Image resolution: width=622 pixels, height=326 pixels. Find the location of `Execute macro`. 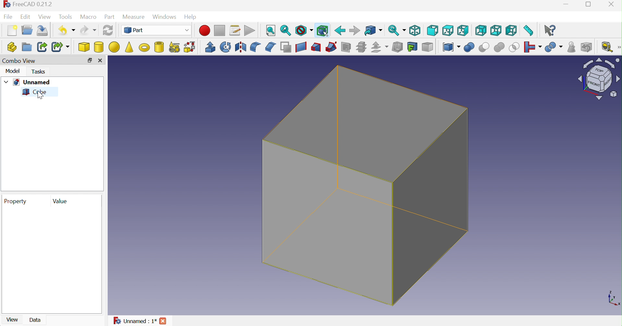

Execute macro is located at coordinates (250, 31).